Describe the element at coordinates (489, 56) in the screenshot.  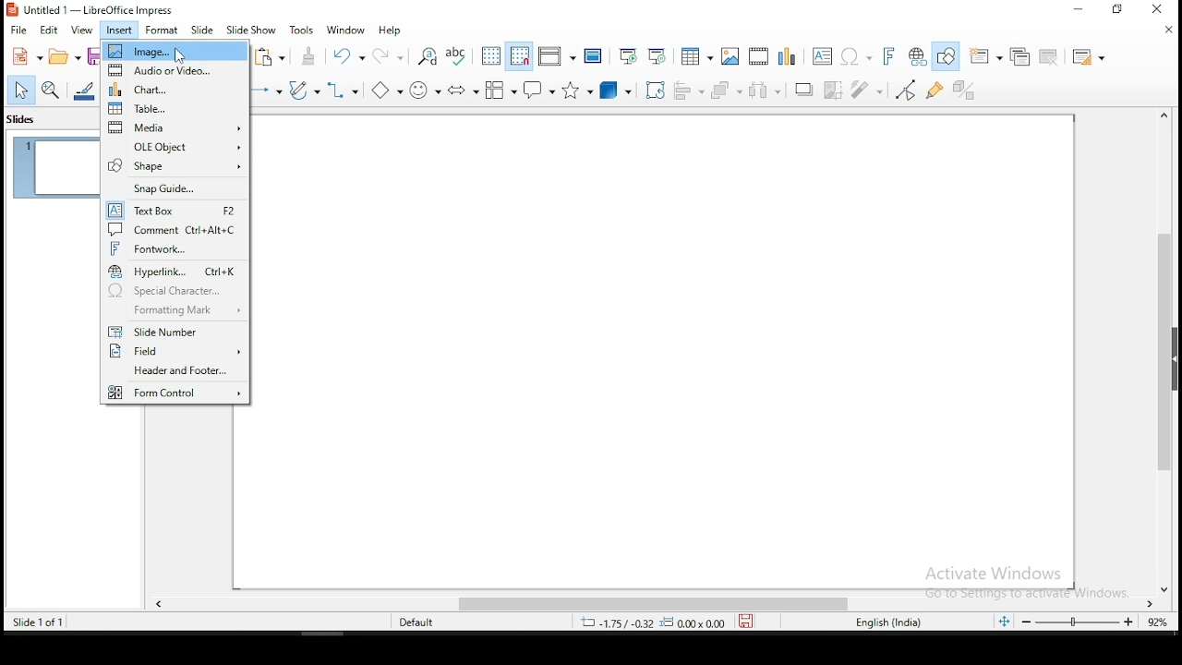
I see `display grid` at that location.